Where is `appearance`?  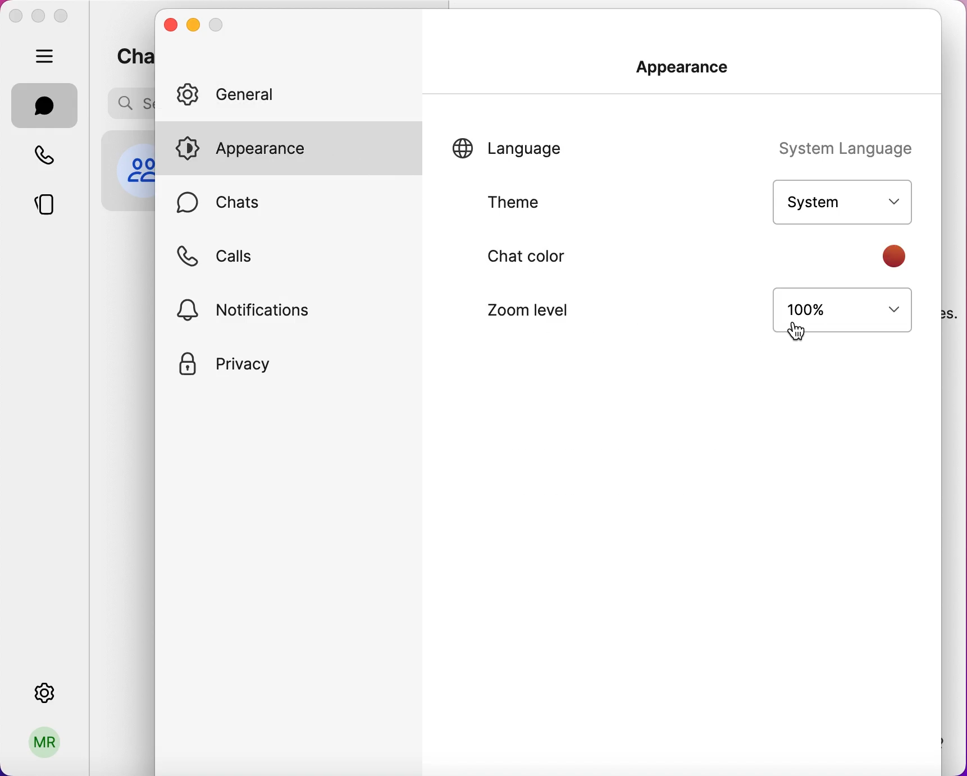 appearance is located at coordinates (686, 71).